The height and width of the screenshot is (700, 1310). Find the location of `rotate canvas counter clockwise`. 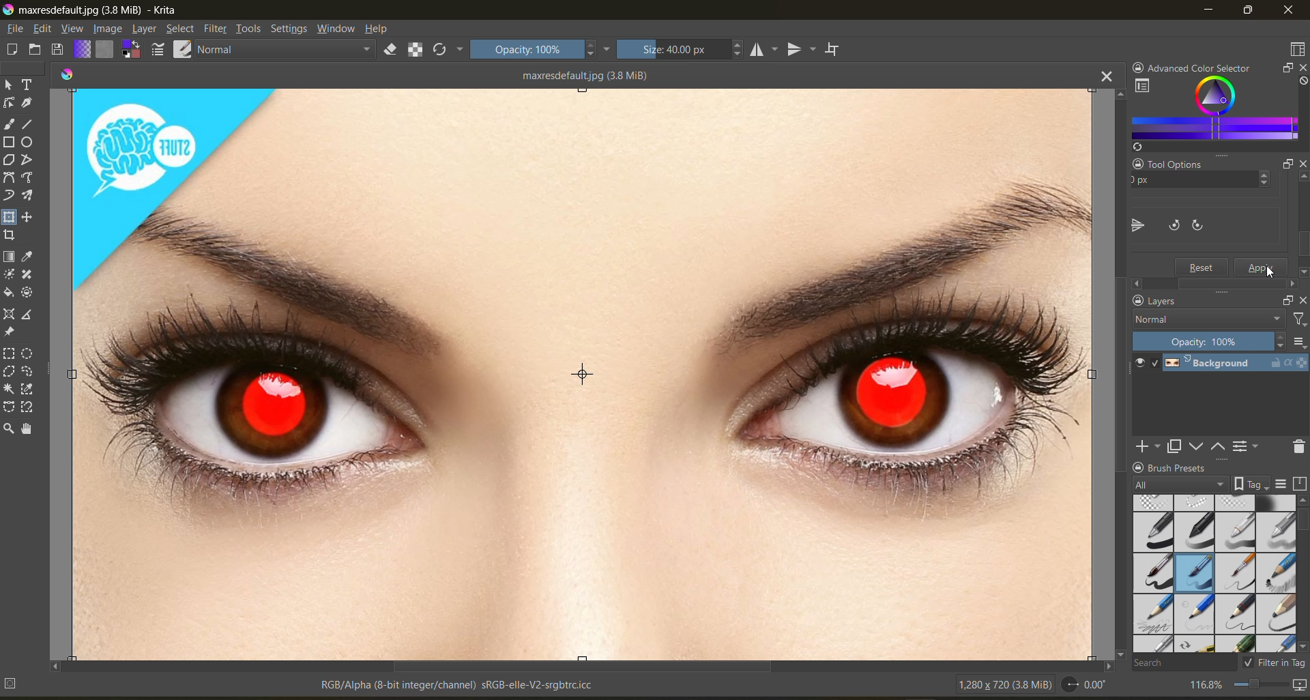

rotate canvas counter clockwise is located at coordinates (1227, 226).